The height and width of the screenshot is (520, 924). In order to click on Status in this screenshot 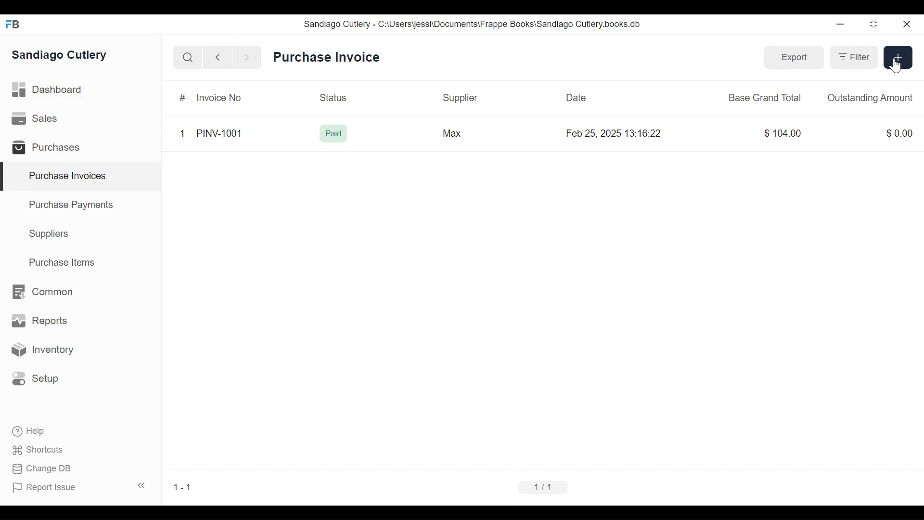, I will do `click(335, 98)`.